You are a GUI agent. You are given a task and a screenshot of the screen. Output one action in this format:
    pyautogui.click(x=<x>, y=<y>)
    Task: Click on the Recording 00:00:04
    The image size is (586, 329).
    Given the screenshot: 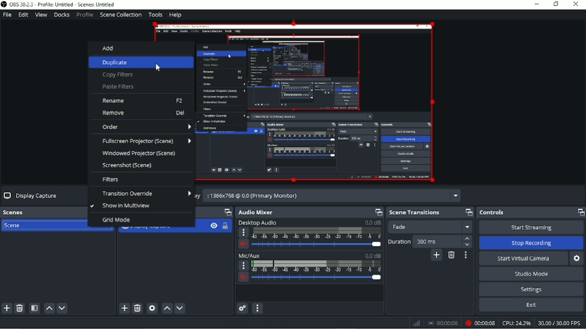 What is the action you would take?
    pyautogui.click(x=480, y=324)
    